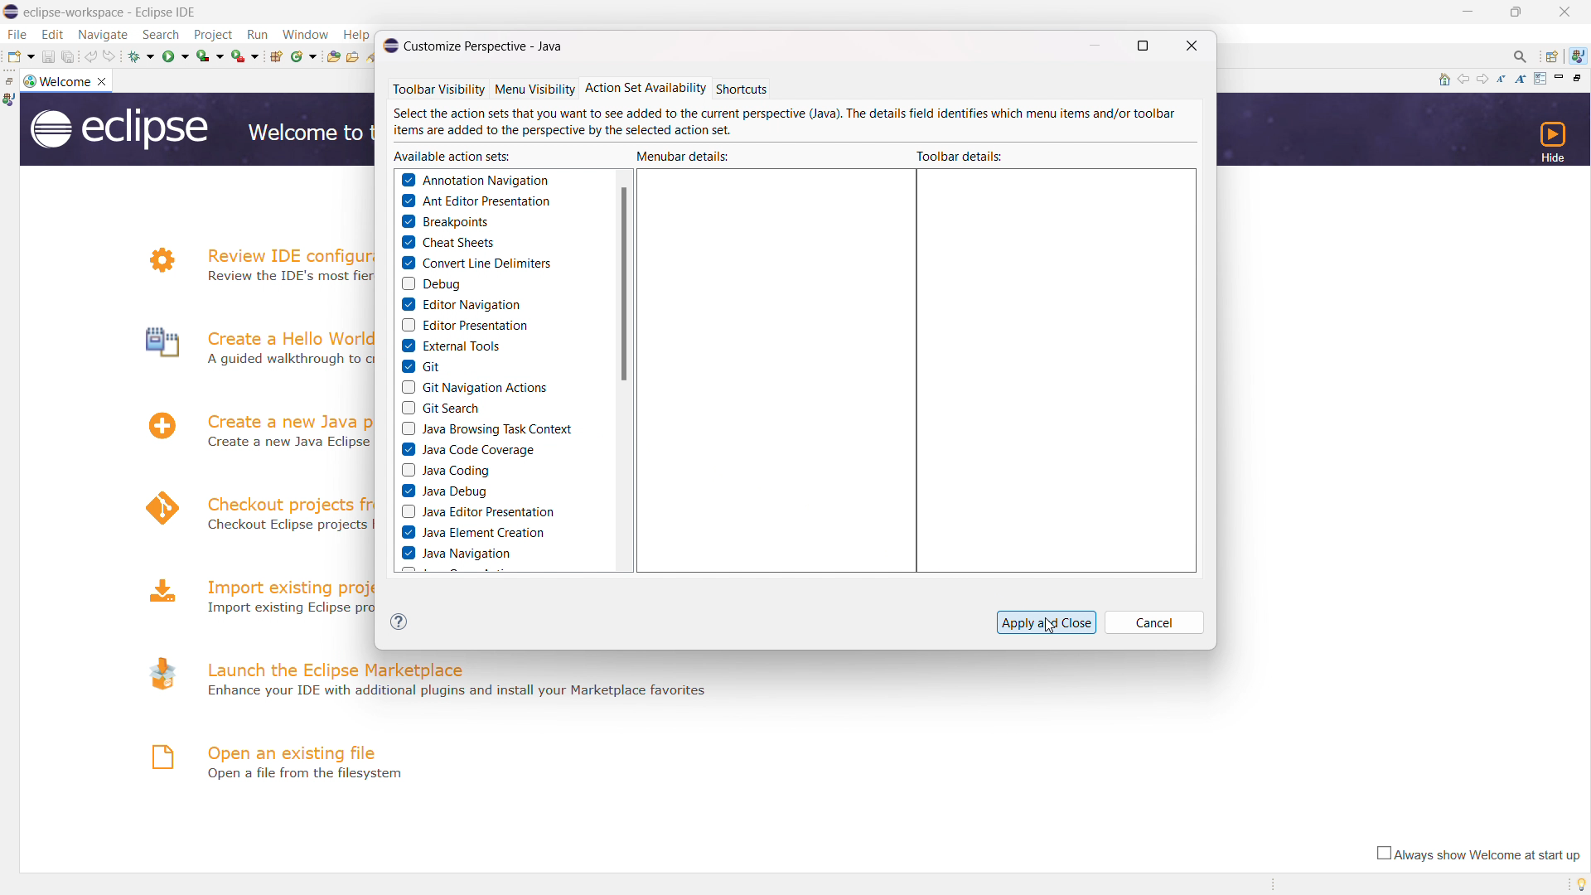 This screenshot has width=1591, height=895. Describe the element at coordinates (245, 56) in the screenshot. I see `run last tool` at that location.